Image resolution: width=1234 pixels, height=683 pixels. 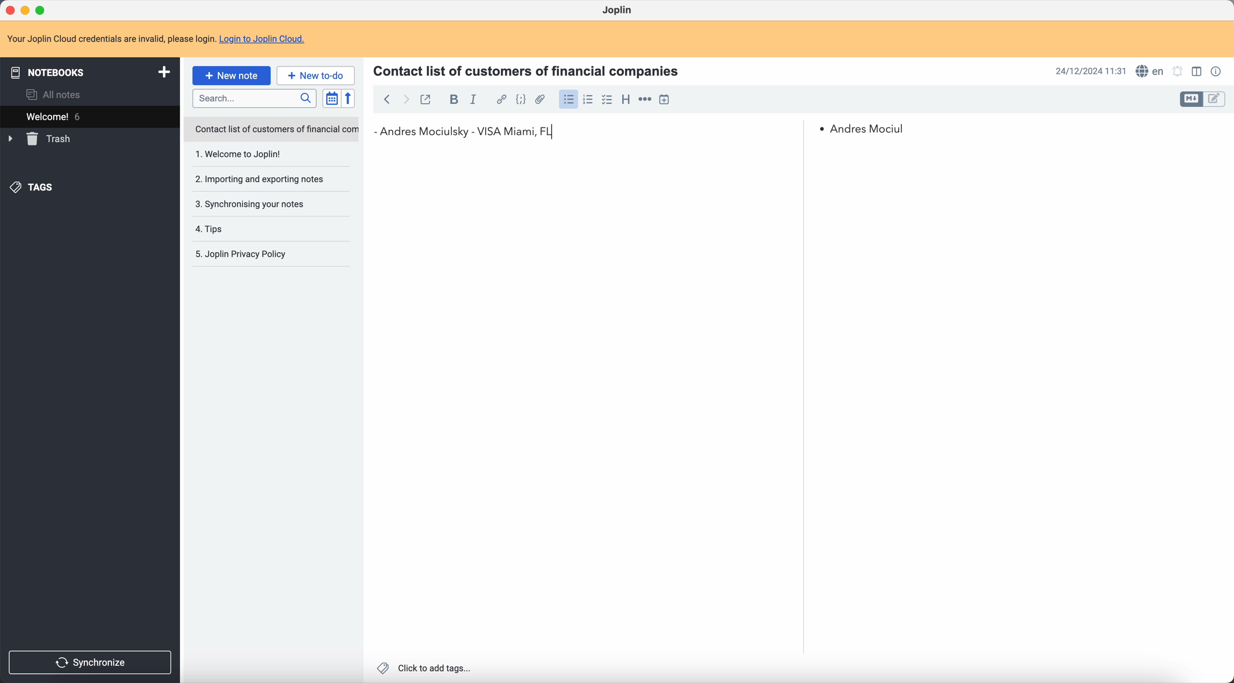 What do you see at coordinates (1178, 71) in the screenshot?
I see `set notifications` at bounding box center [1178, 71].